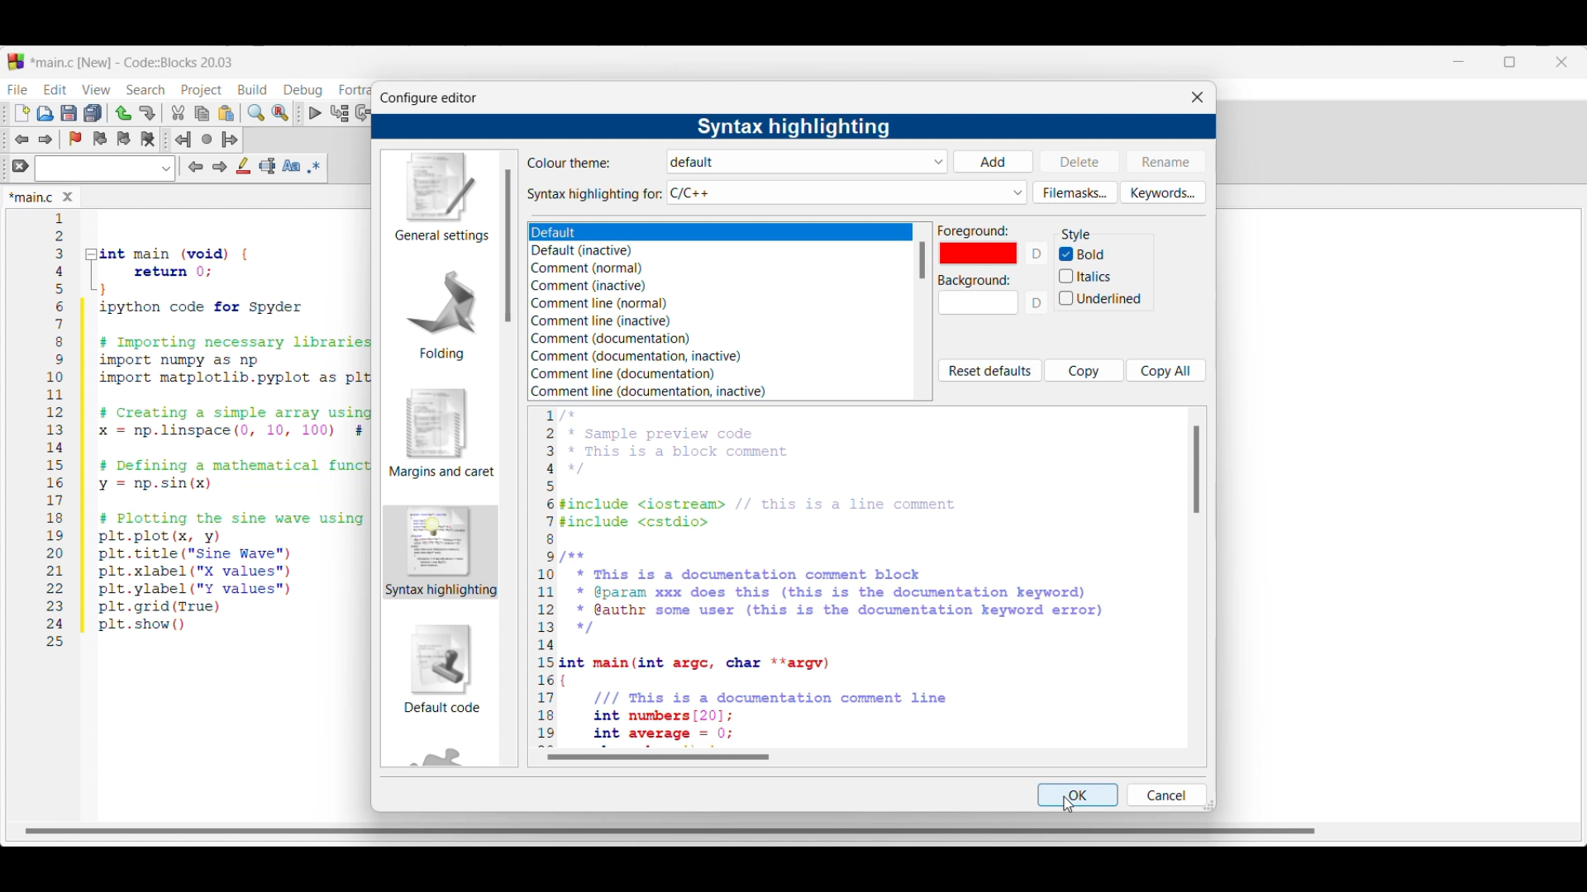 This screenshot has width=1587, height=892. Describe the element at coordinates (135, 62) in the screenshot. I see `Project name, software name and version` at that location.